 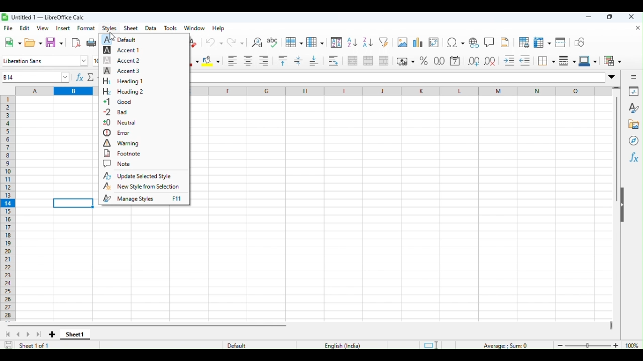 What do you see at coordinates (173, 27) in the screenshot?
I see `Tools` at bounding box center [173, 27].